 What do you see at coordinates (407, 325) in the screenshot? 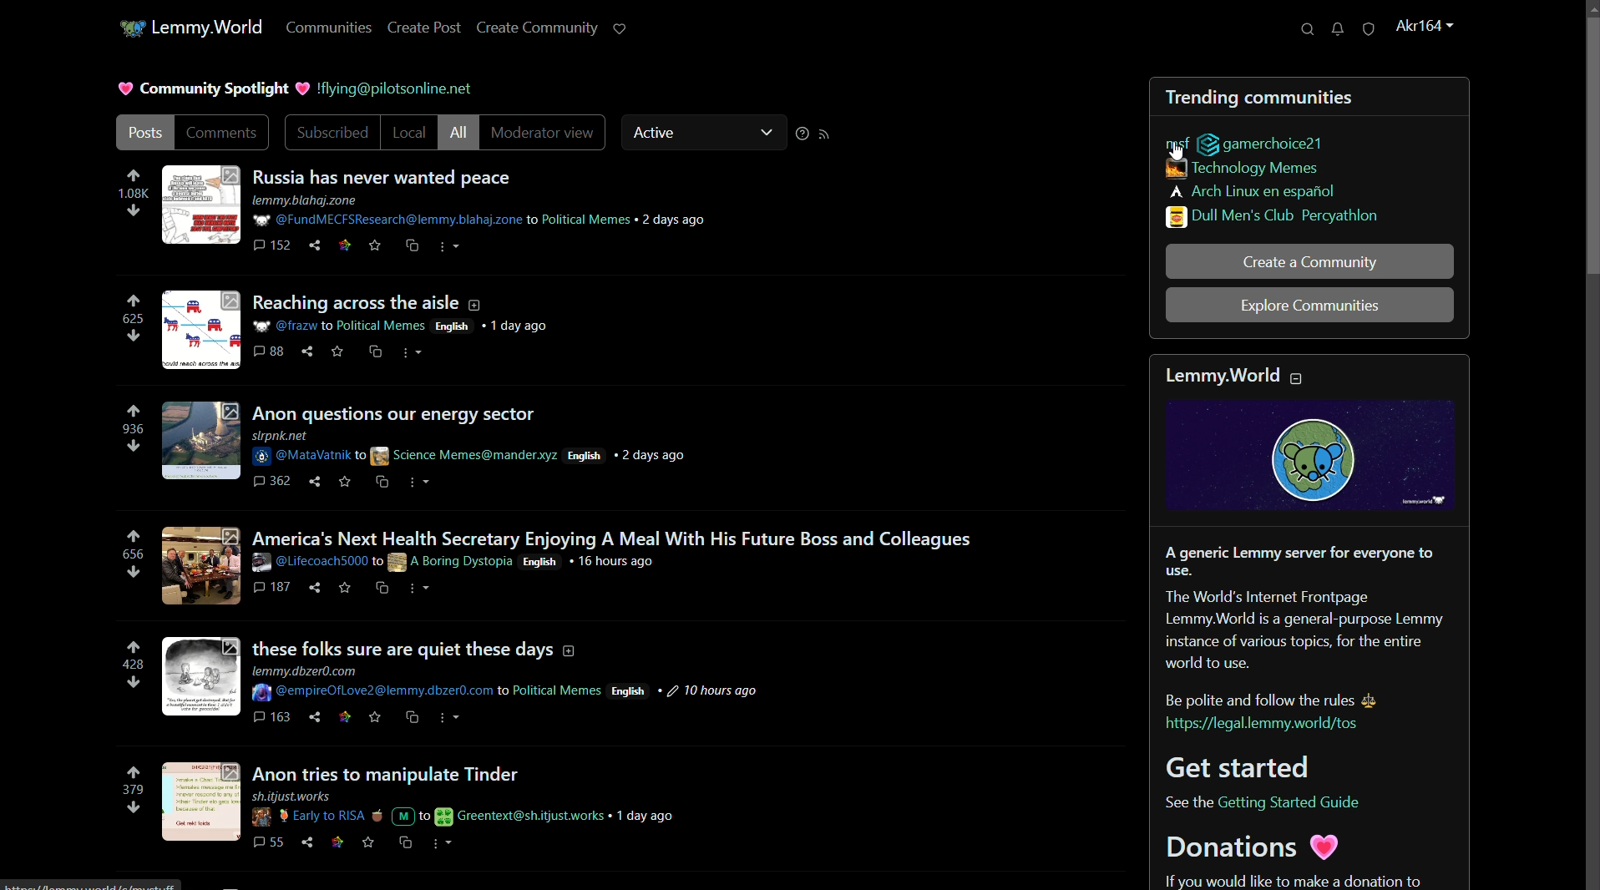
I see `post dteails` at bounding box center [407, 325].